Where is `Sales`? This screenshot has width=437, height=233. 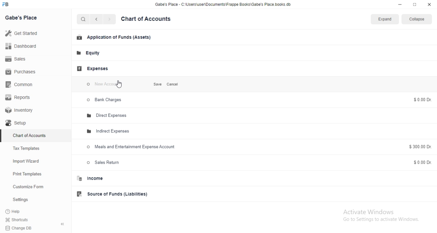
Sales is located at coordinates (17, 59).